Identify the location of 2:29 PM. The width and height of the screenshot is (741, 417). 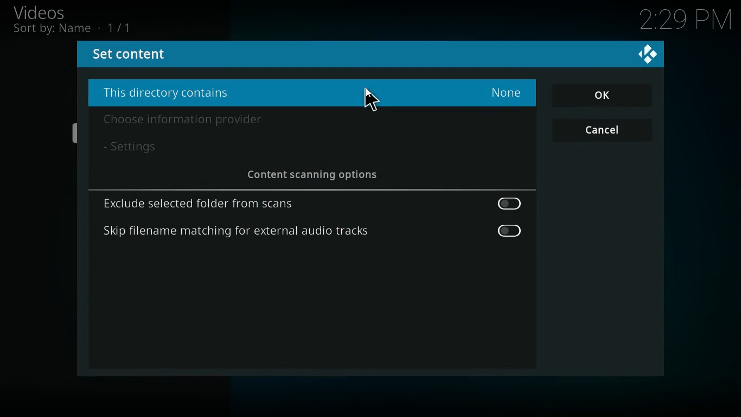
(686, 22).